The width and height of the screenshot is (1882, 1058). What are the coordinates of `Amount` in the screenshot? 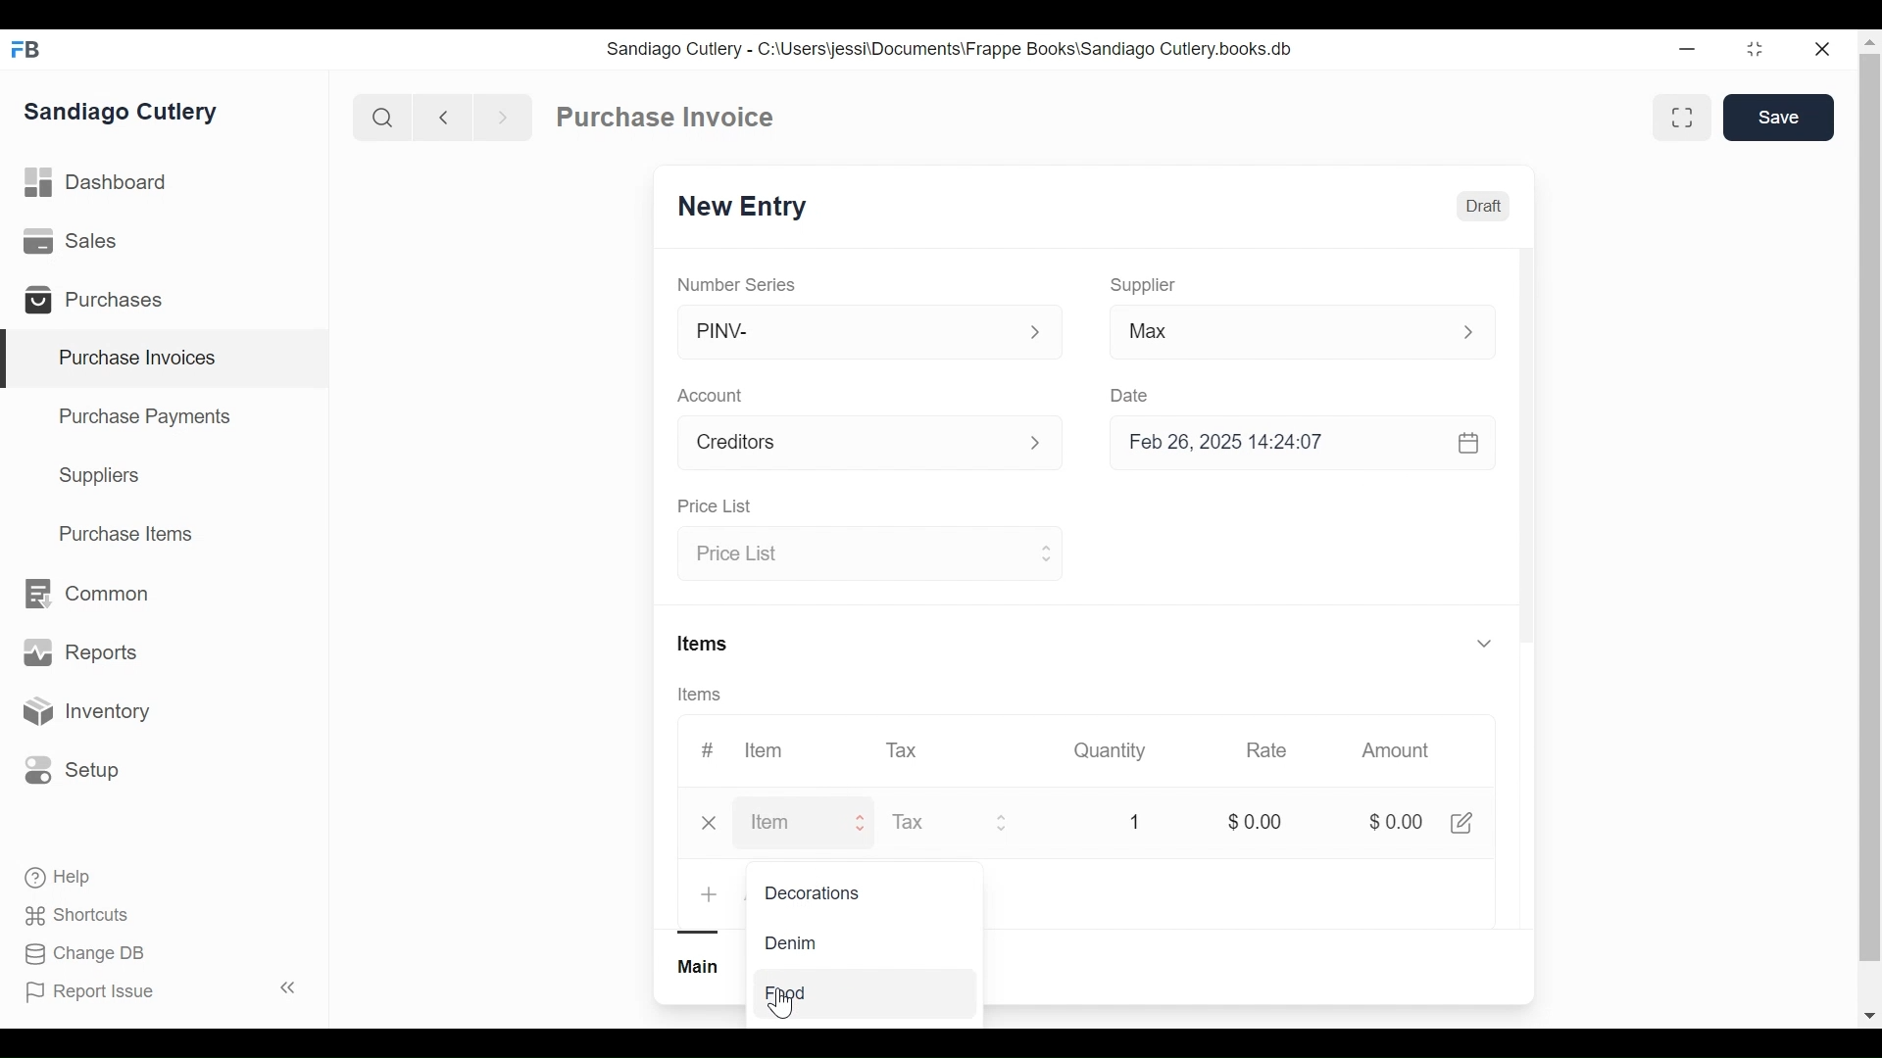 It's located at (1398, 751).